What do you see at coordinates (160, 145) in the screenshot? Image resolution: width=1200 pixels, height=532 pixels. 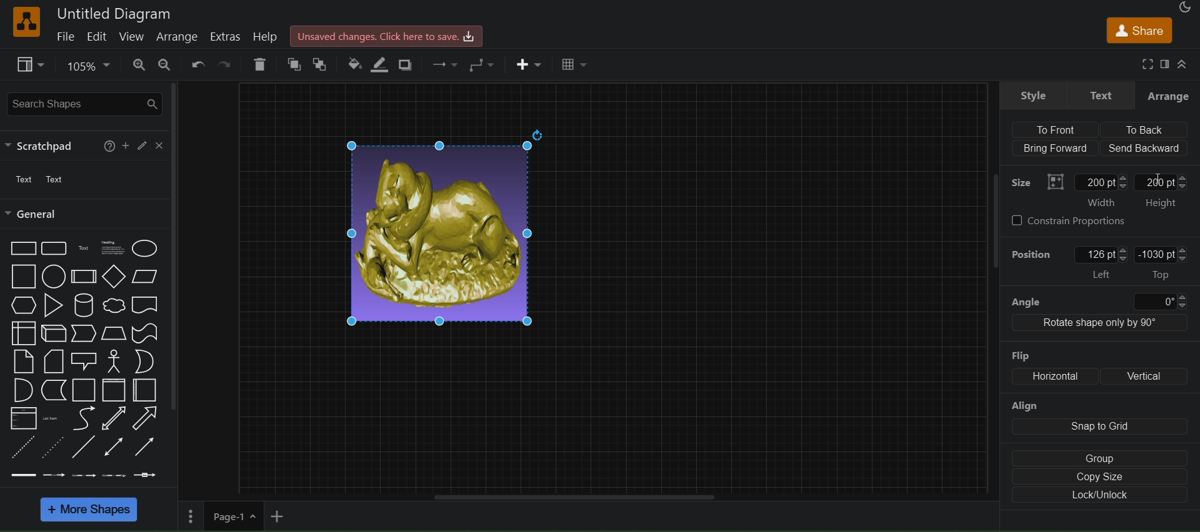 I see `close` at bounding box center [160, 145].